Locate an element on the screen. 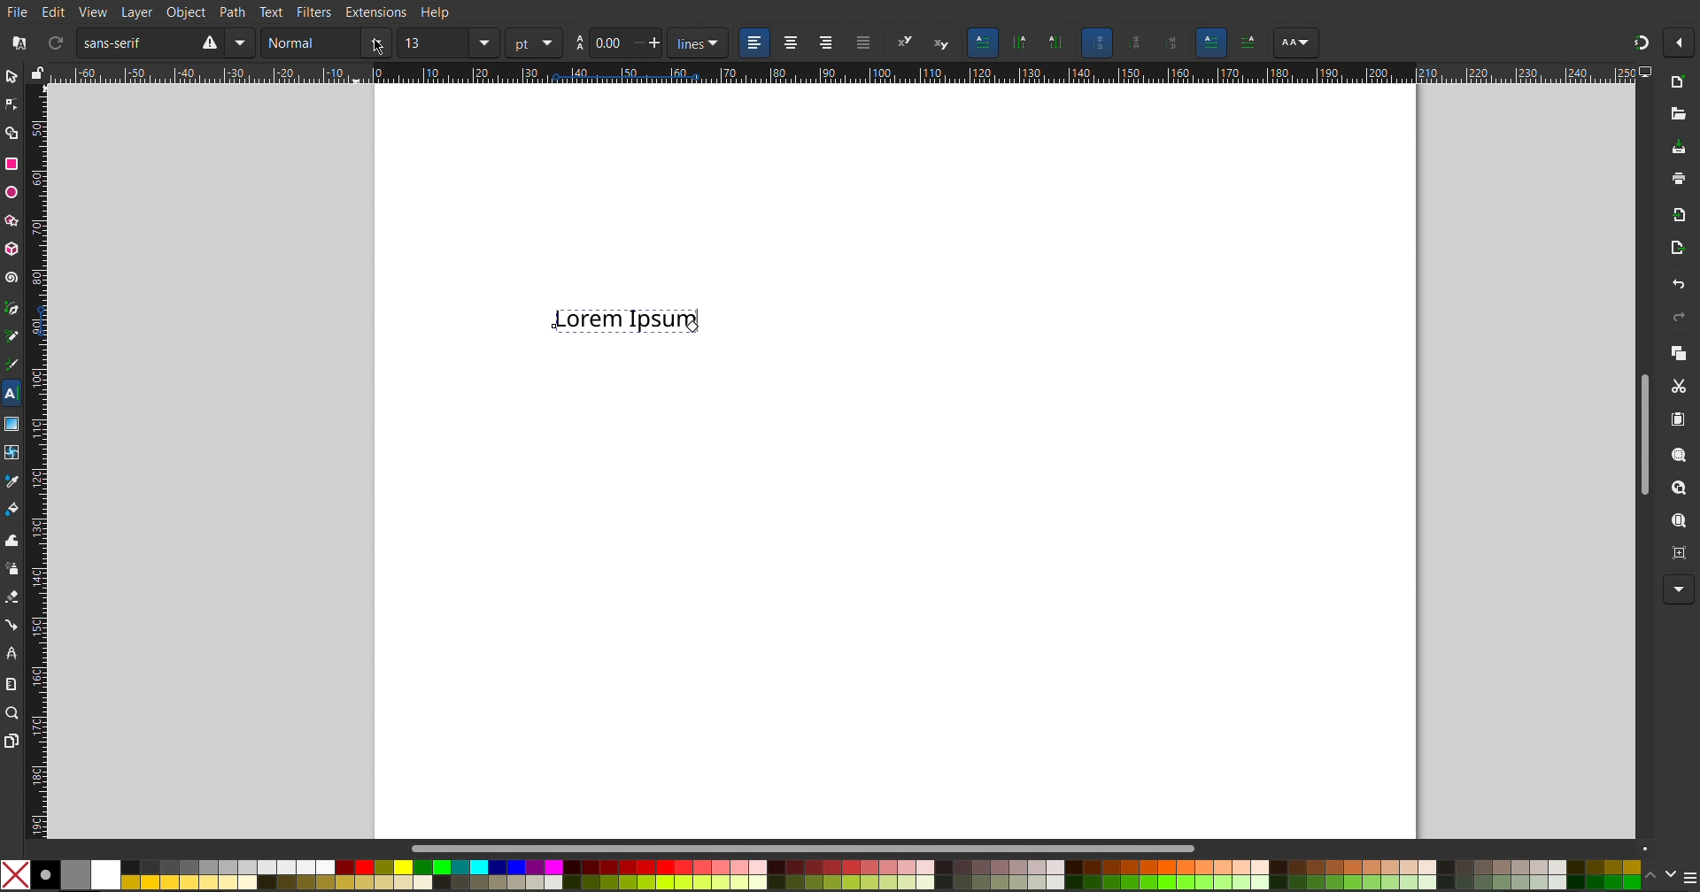 Image resolution: width=1700 pixels, height=892 pixels. Center Align is located at coordinates (790, 43).